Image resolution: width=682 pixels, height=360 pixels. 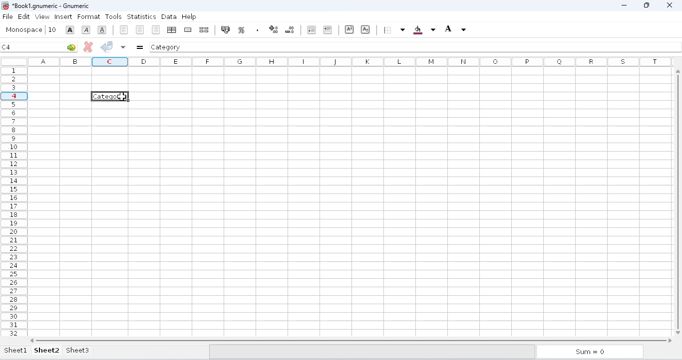 What do you see at coordinates (6, 47) in the screenshot?
I see `C4` at bounding box center [6, 47].